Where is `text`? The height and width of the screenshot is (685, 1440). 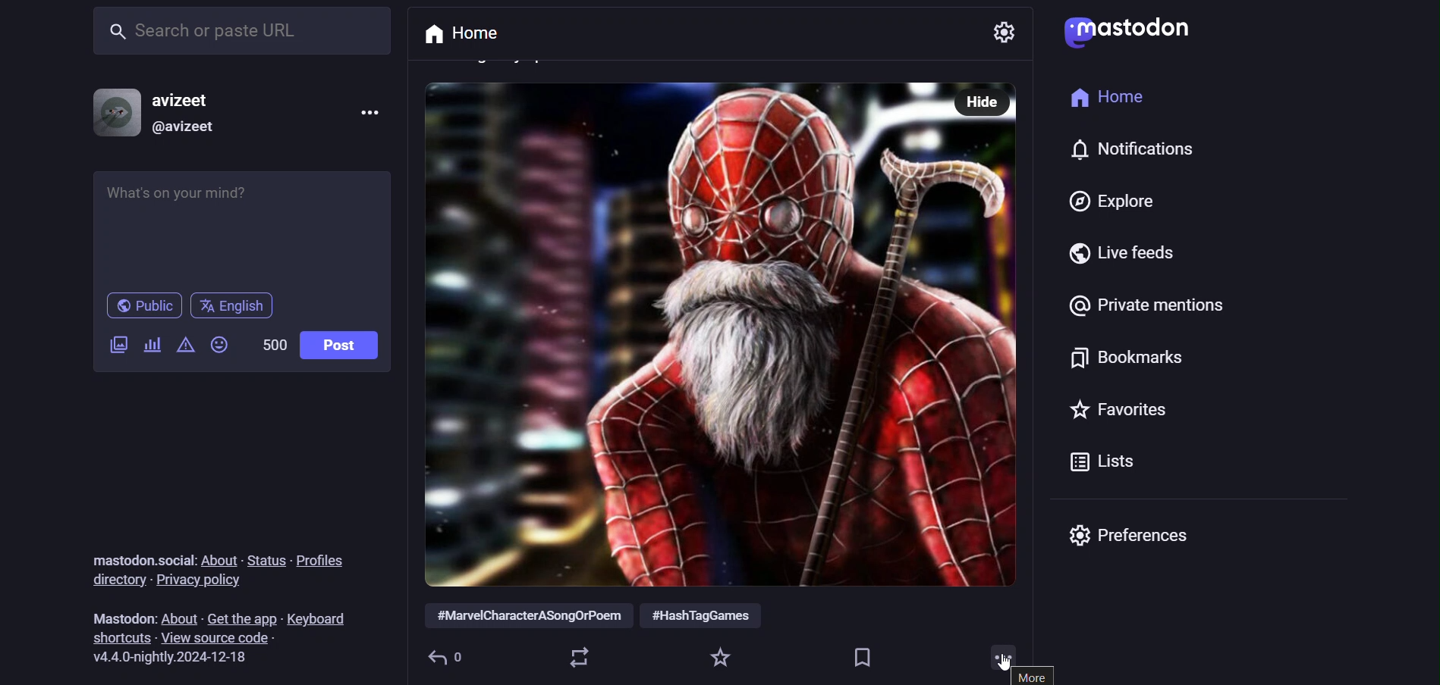 text is located at coordinates (118, 618).